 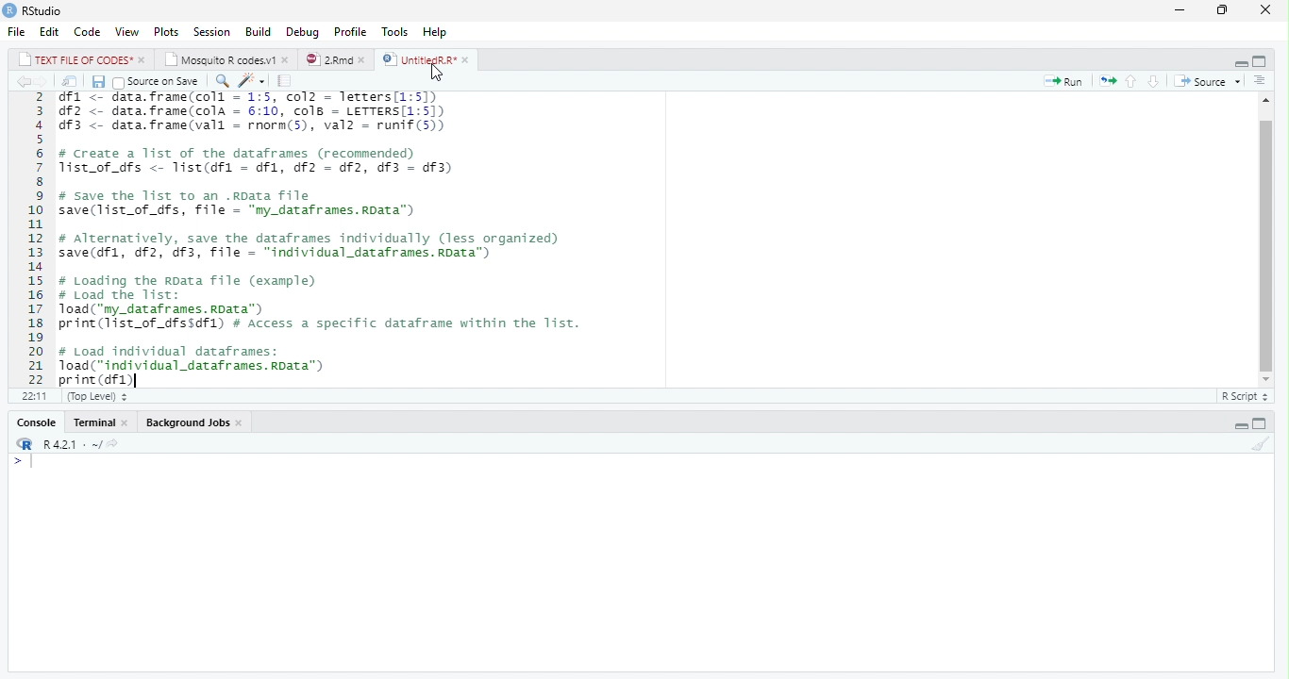 I want to click on Console, so click(x=642, y=563).